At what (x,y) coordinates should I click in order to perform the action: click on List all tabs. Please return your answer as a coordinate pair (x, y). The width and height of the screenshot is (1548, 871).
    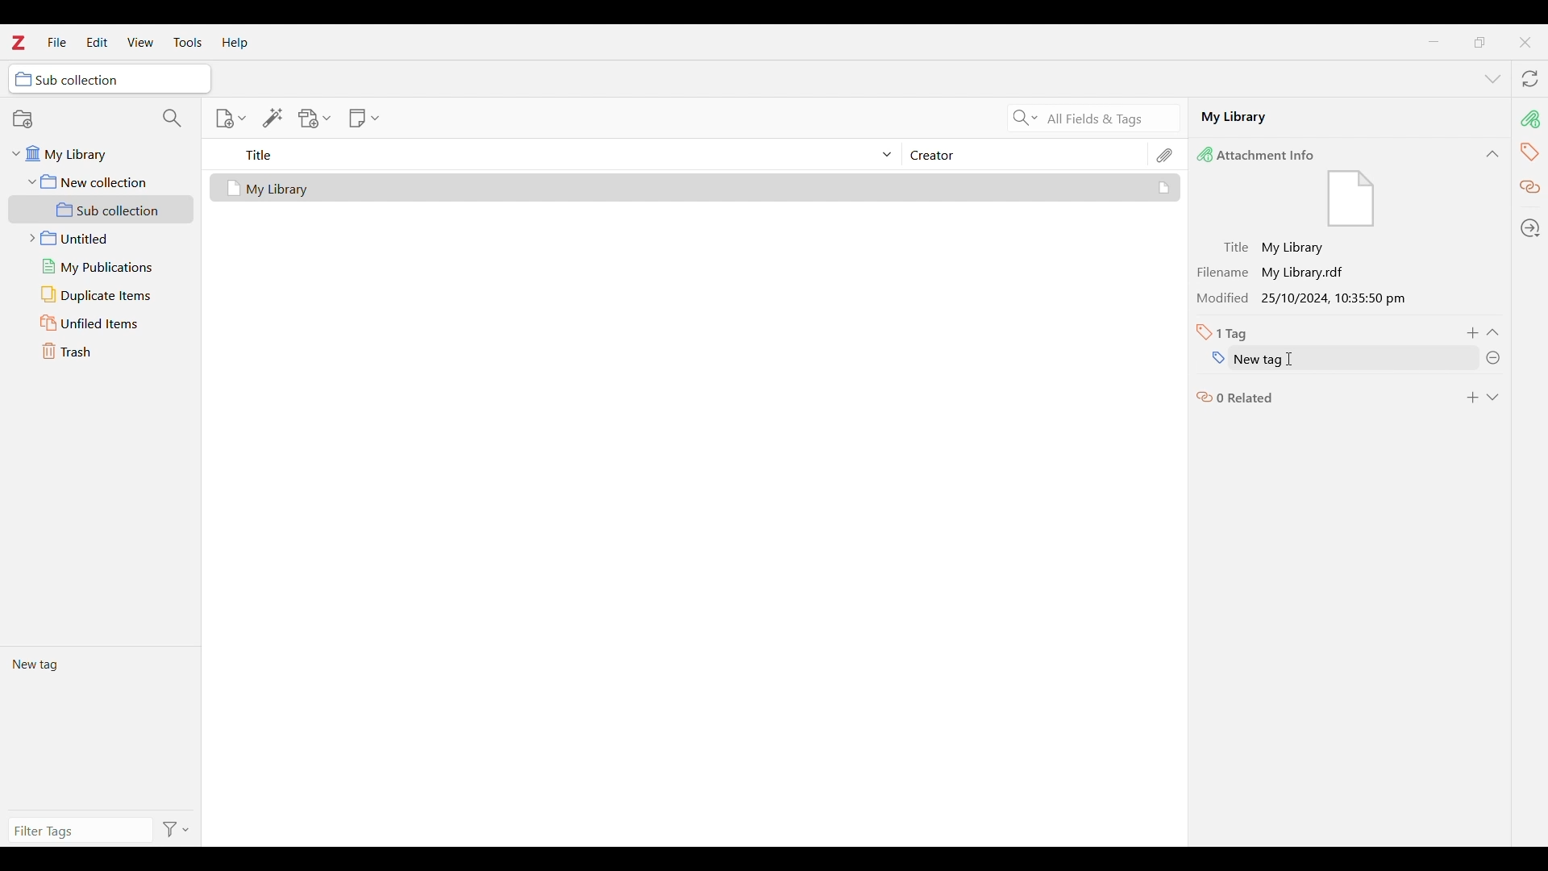
    Looking at the image, I should click on (1493, 80).